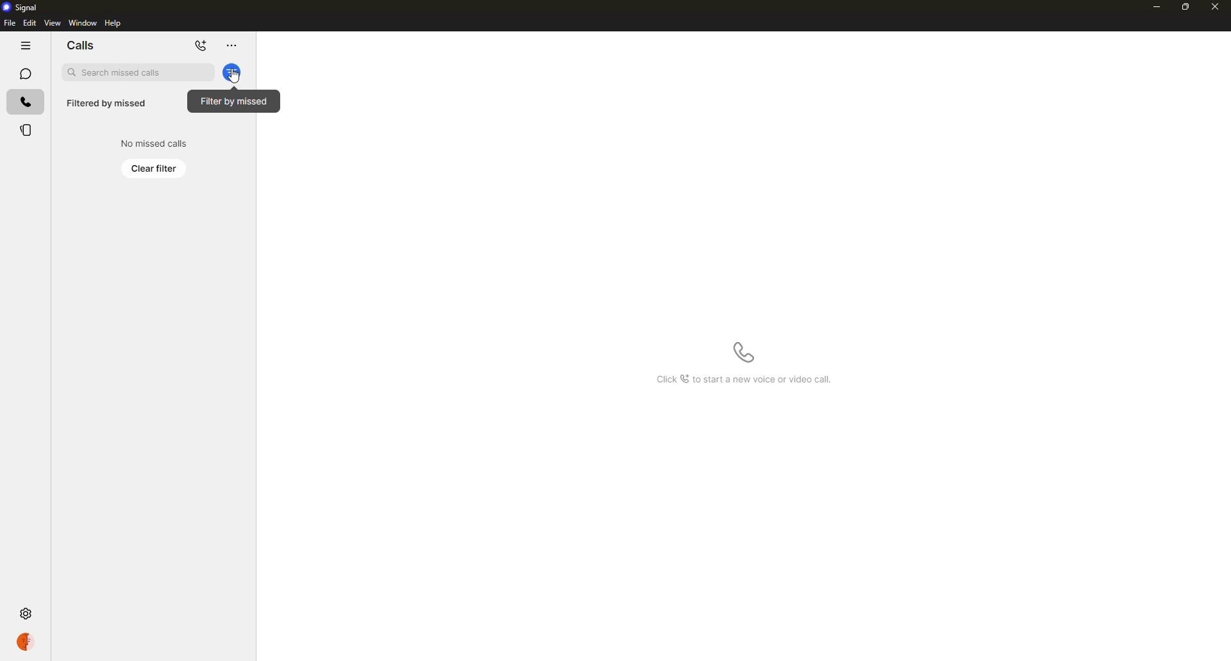 This screenshot has width=1231, height=661. What do you see at coordinates (108, 103) in the screenshot?
I see `filter by missed` at bounding box center [108, 103].